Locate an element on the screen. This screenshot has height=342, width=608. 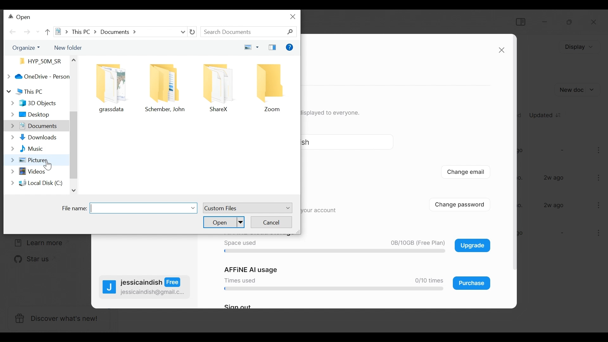
Music is located at coordinates (27, 149).